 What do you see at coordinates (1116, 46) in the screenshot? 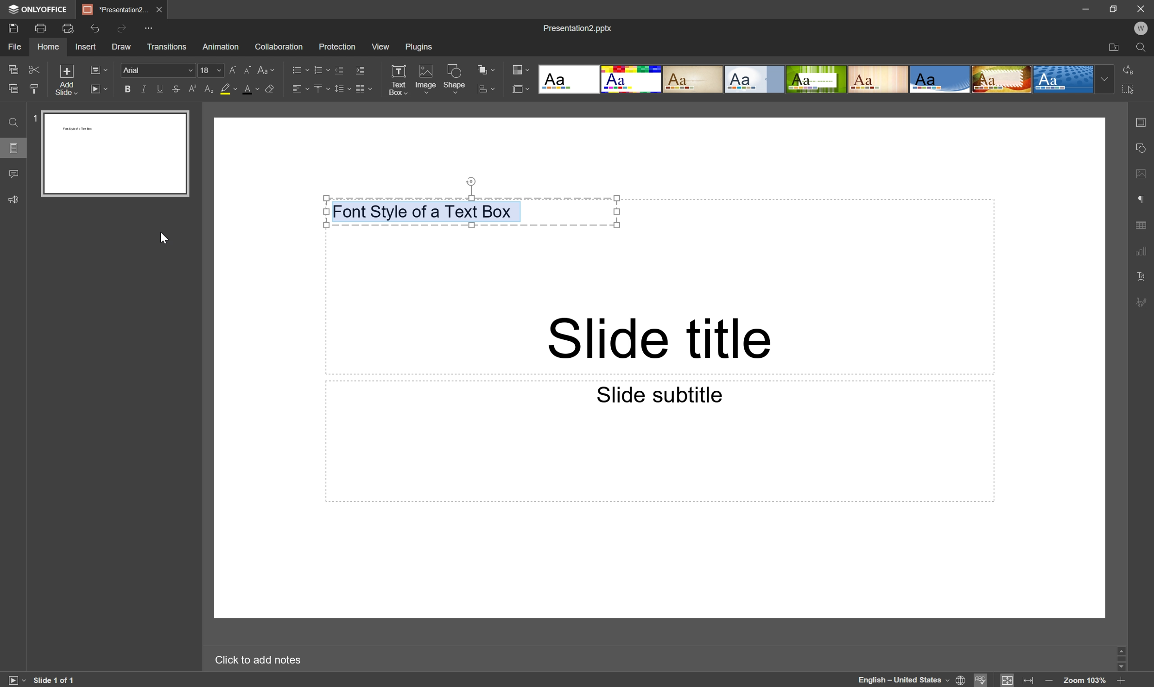
I see `Open file location` at bounding box center [1116, 46].